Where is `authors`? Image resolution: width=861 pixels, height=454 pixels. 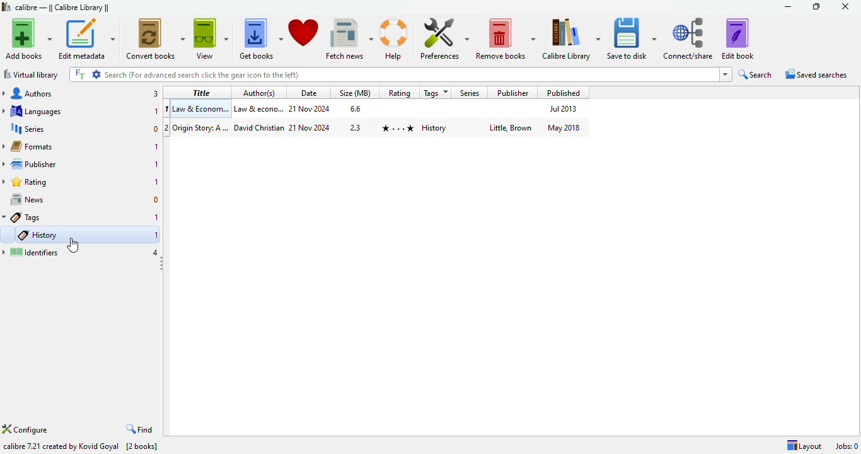 authors is located at coordinates (29, 93).